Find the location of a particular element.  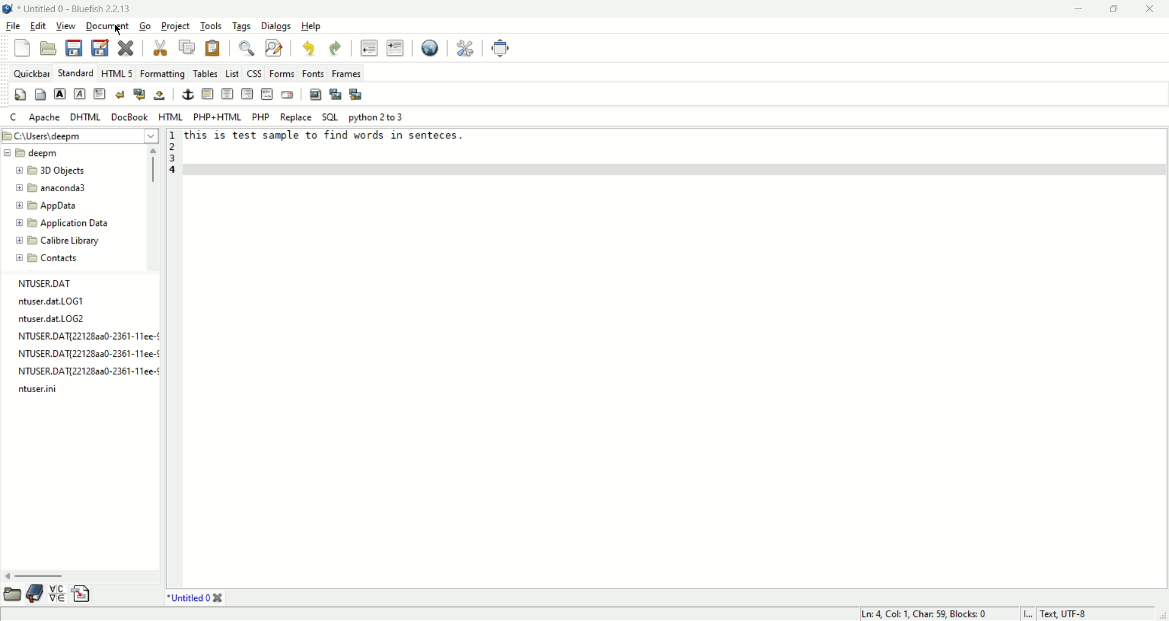

this is test sample to find words in senteces. is located at coordinates (323, 135).